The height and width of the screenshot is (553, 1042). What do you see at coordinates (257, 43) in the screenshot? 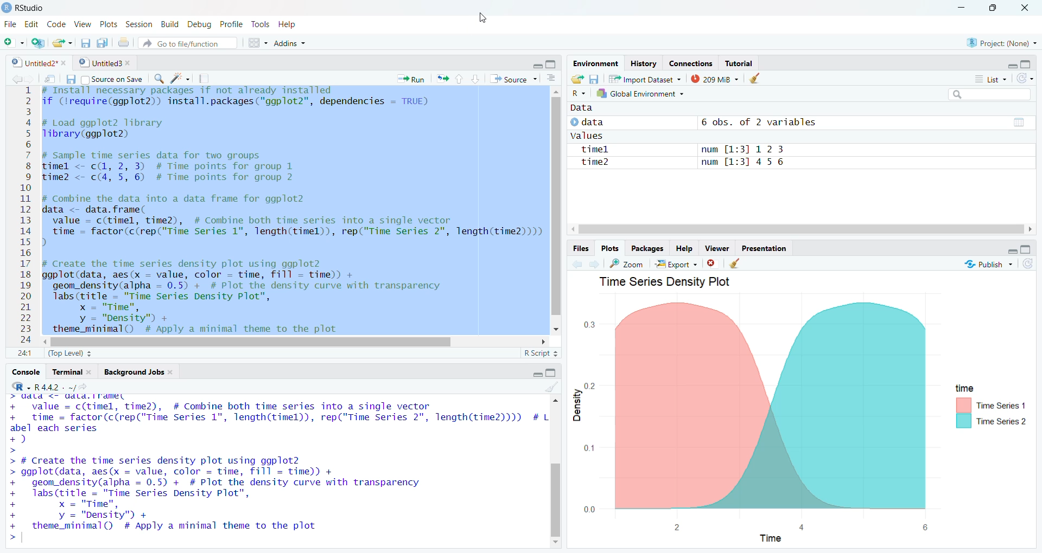
I see `Workspace panes` at bounding box center [257, 43].